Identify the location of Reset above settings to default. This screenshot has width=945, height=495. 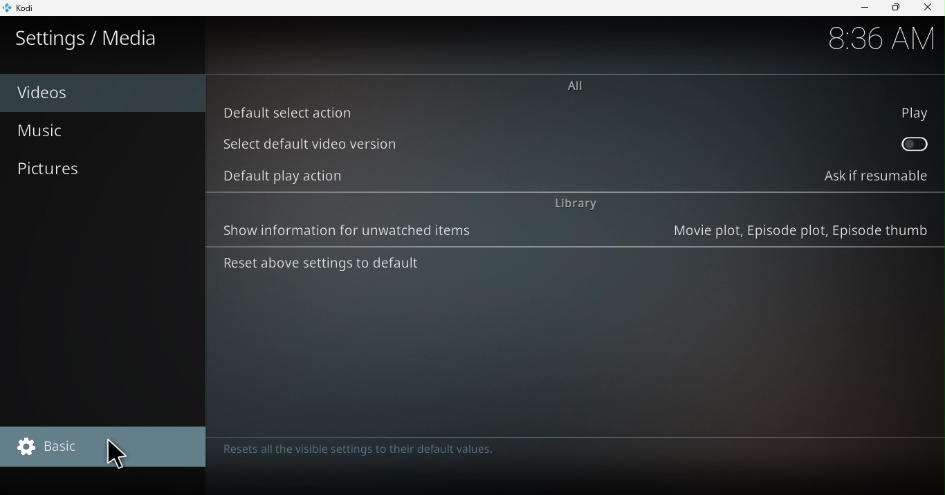
(320, 268).